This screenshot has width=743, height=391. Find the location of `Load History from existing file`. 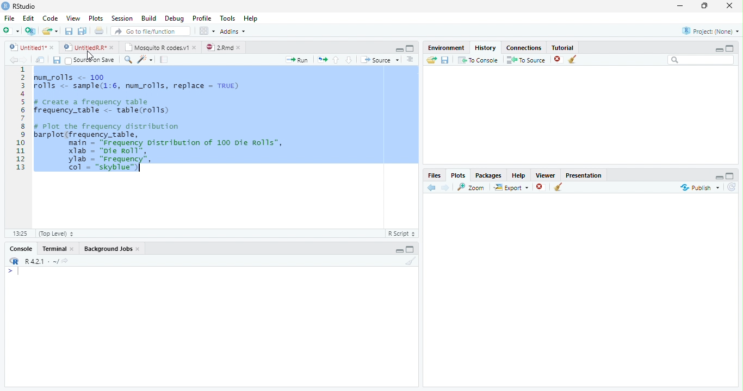

Load History from existing file is located at coordinates (431, 60).